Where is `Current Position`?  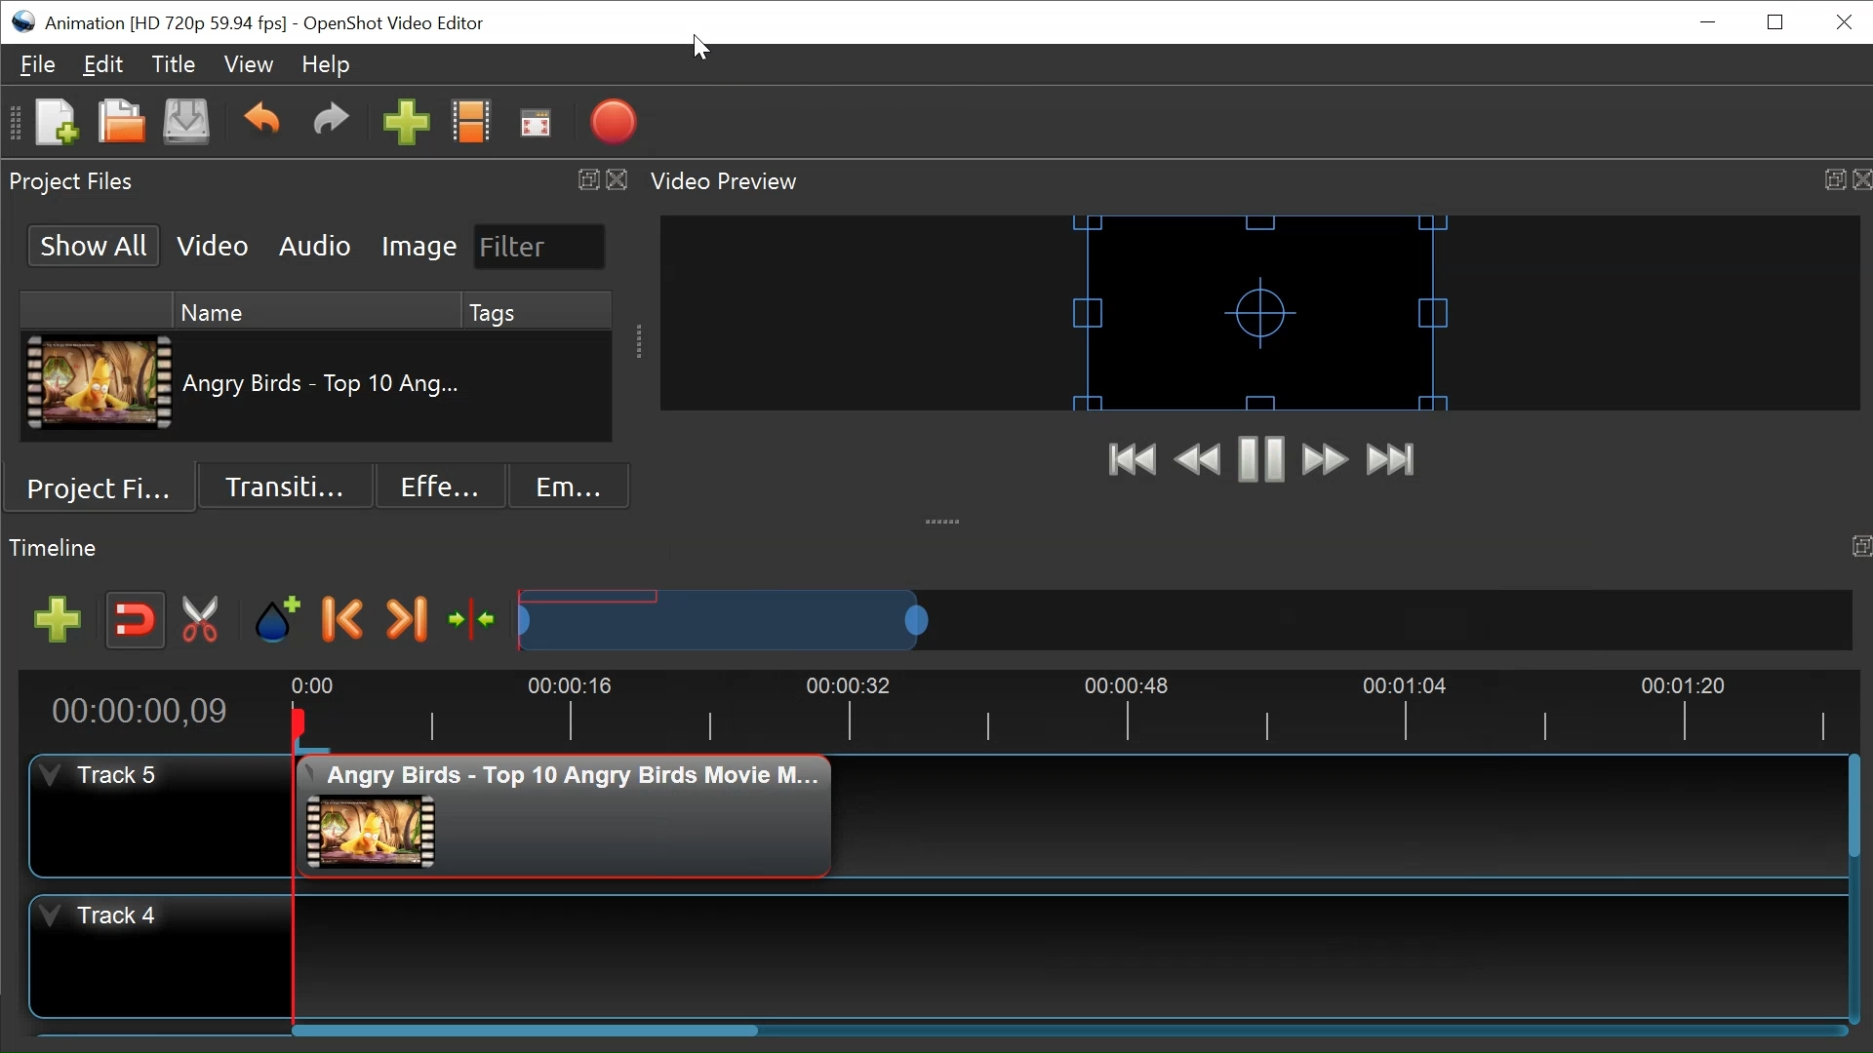 Current Position is located at coordinates (145, 712).